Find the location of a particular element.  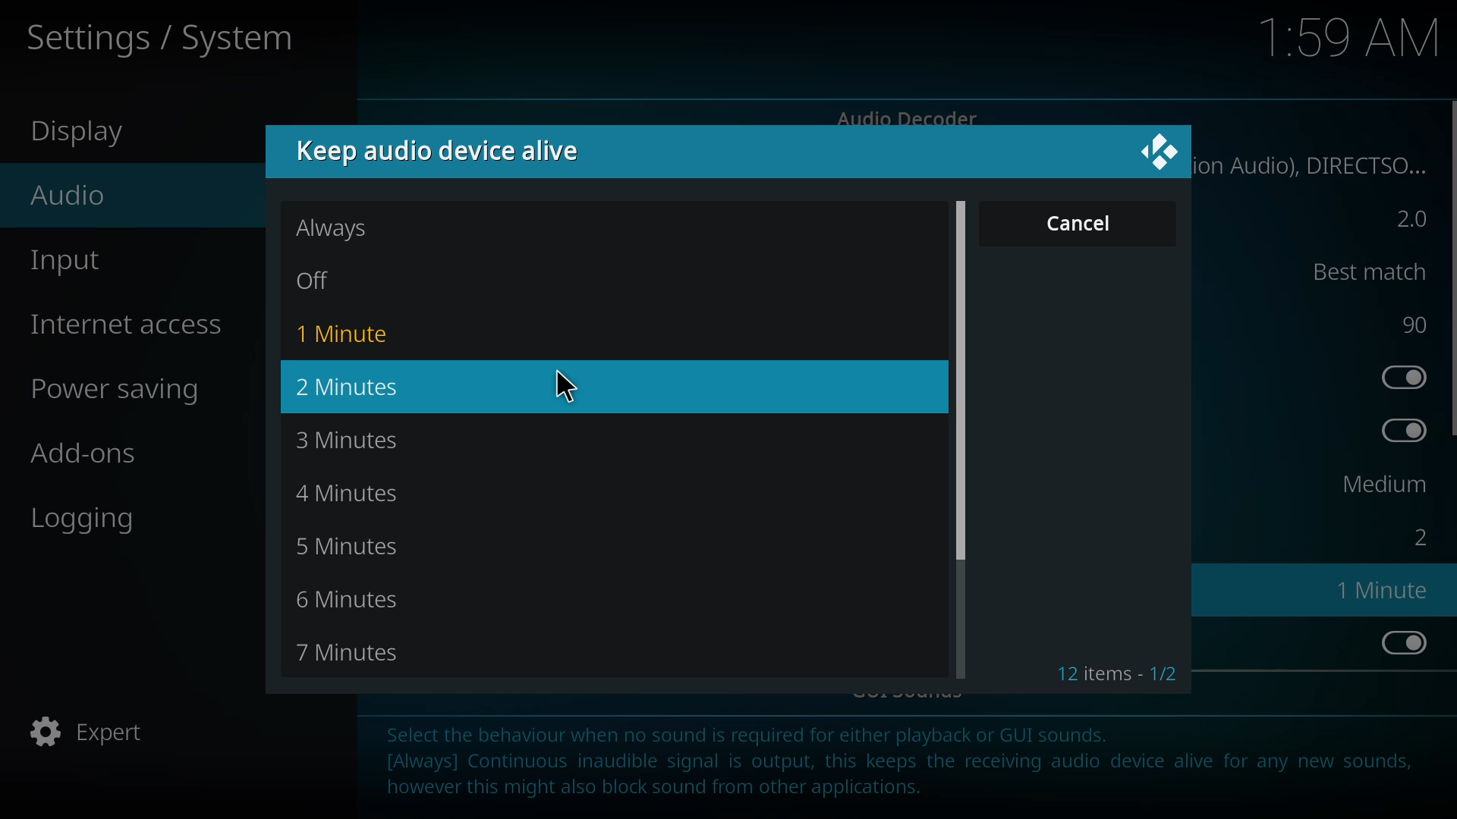

info is located at coordinates (905, 765).